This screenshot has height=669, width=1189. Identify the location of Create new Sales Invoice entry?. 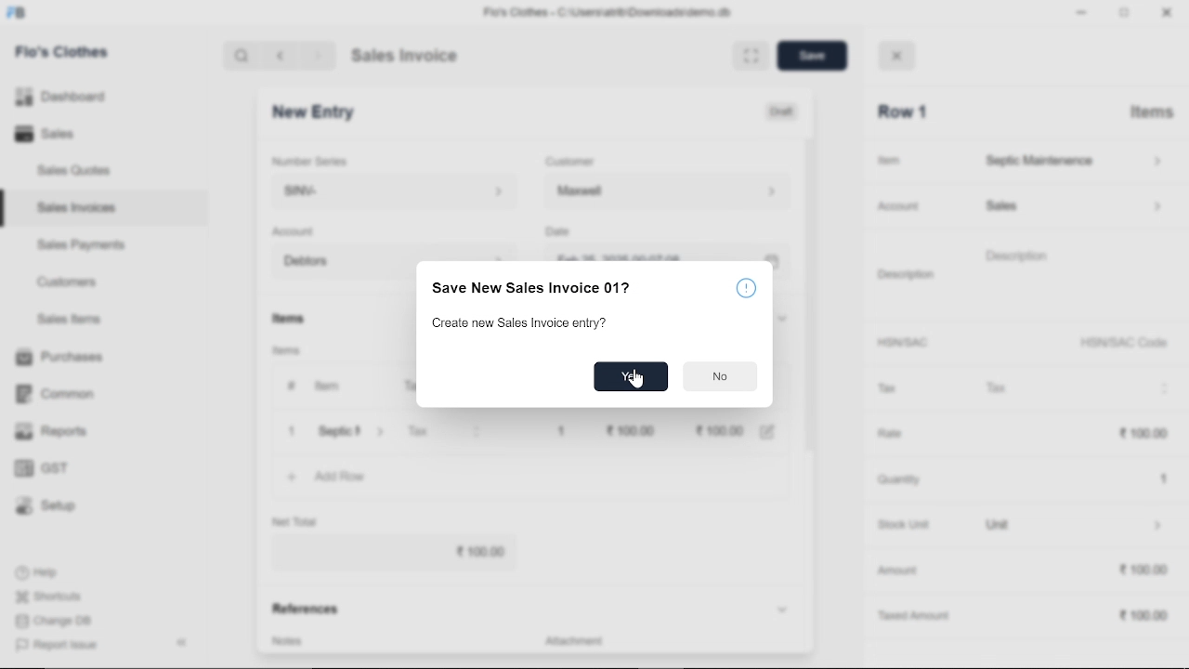
(522, 325).